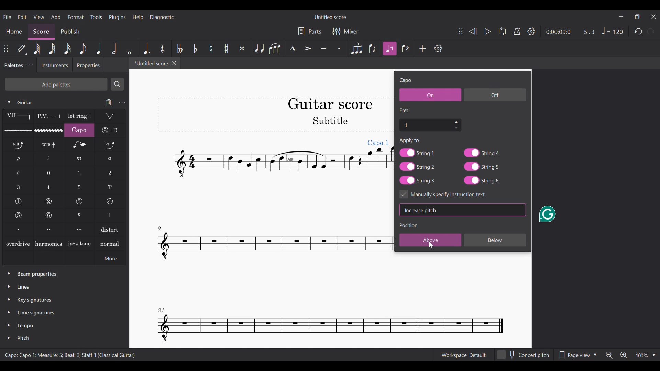 This screenshot has height=371, width=660. What do you see at coordinates (378, 143) in the screenshot?
I see `Capo added` at bounding box center [378, 143].